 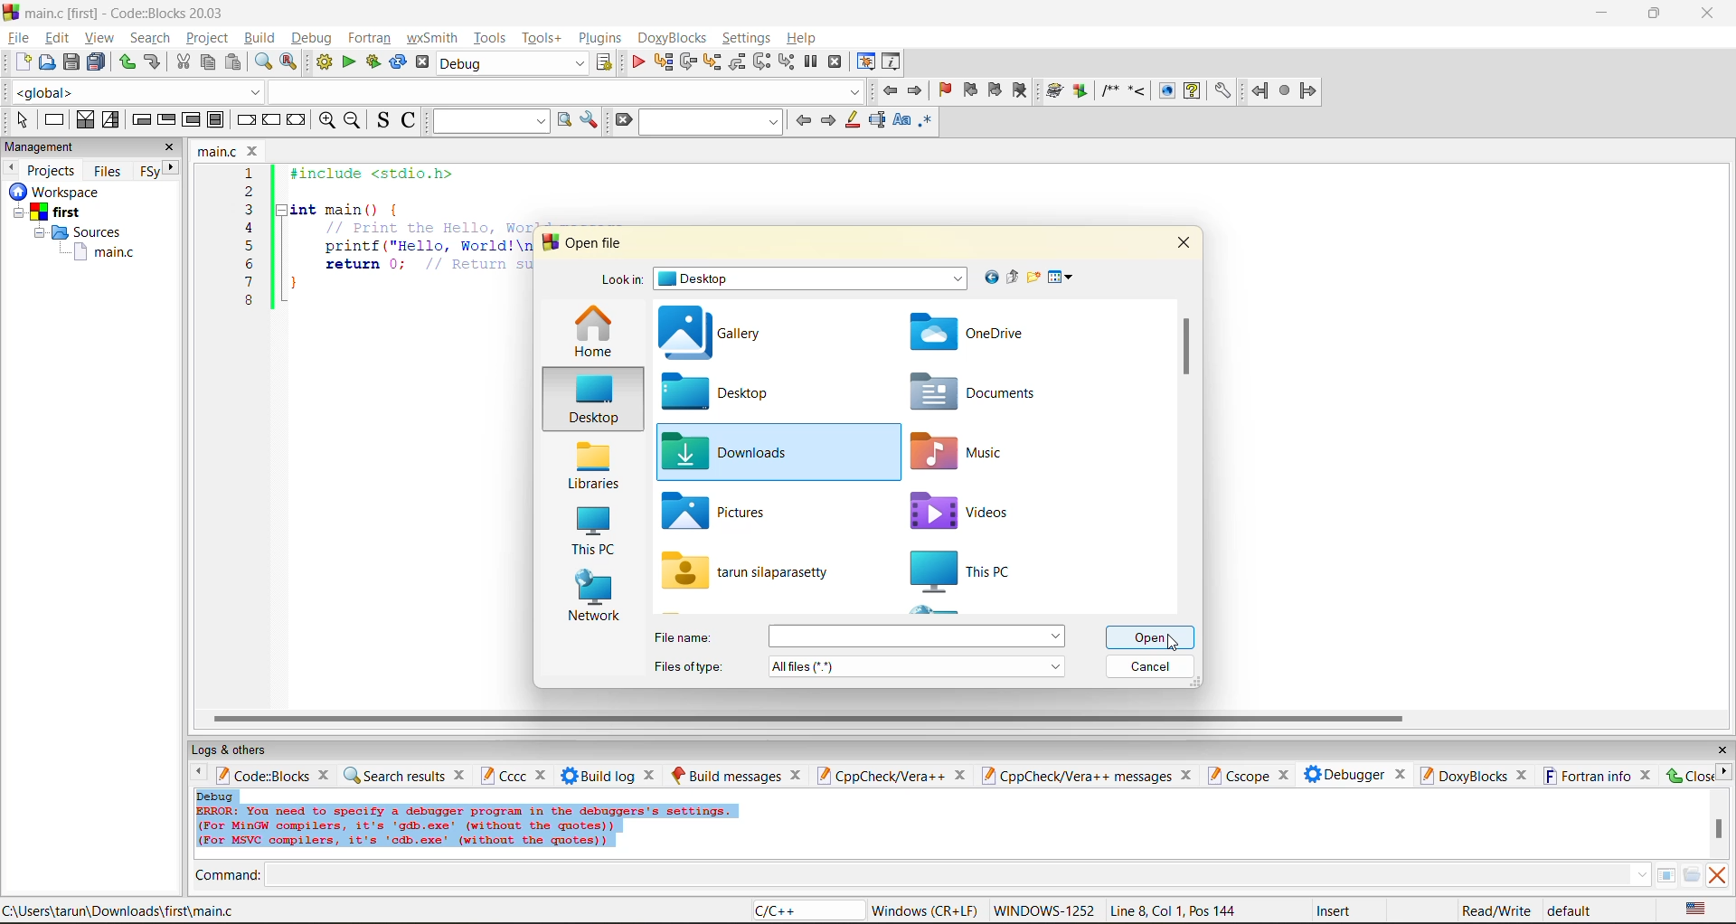 What do you see at coordinates (687, 637) in the screenshot?
I see `file name` at bounding box center [687, 637].